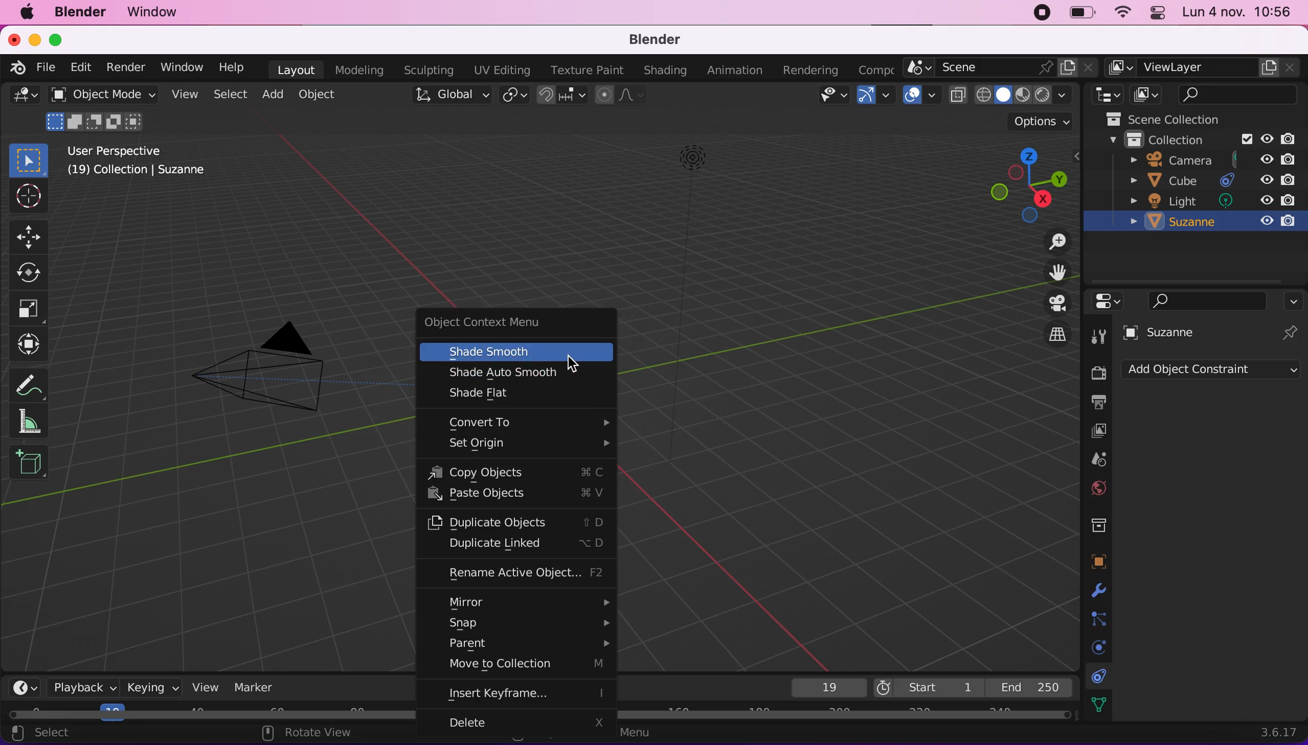 Image resolution: width=1308 pixels, height=745 pixels. Describe the element at coordinates (1176, 119) in the screenshot. I see `scene collection` at that location.